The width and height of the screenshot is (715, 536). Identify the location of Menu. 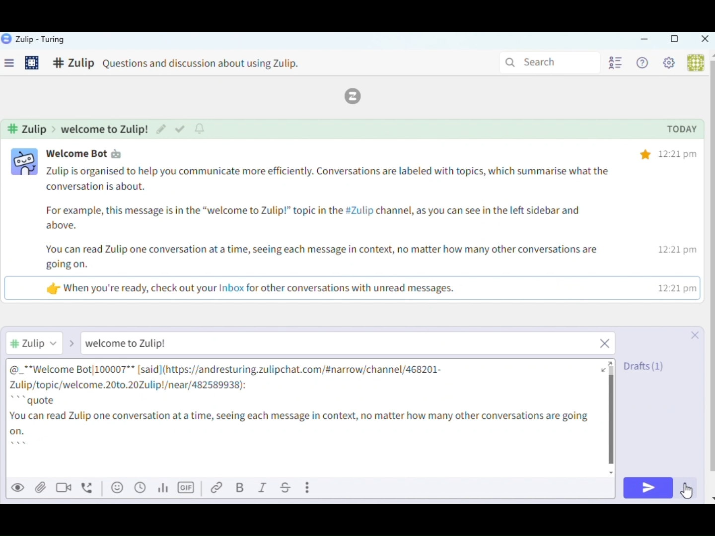
(13, 65).